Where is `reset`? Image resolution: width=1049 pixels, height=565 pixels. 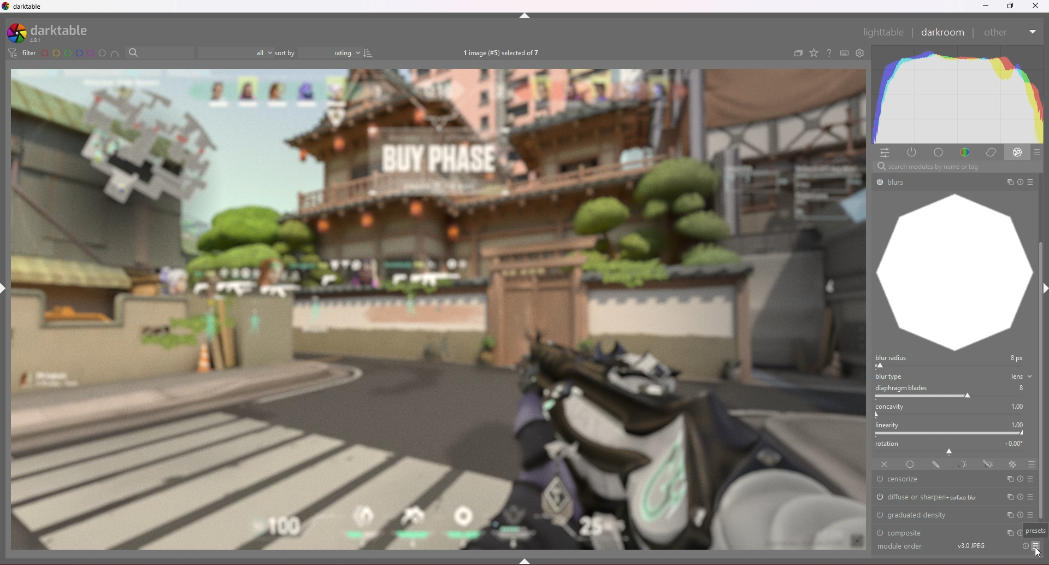 reset is located at coordinates (1019, 515).